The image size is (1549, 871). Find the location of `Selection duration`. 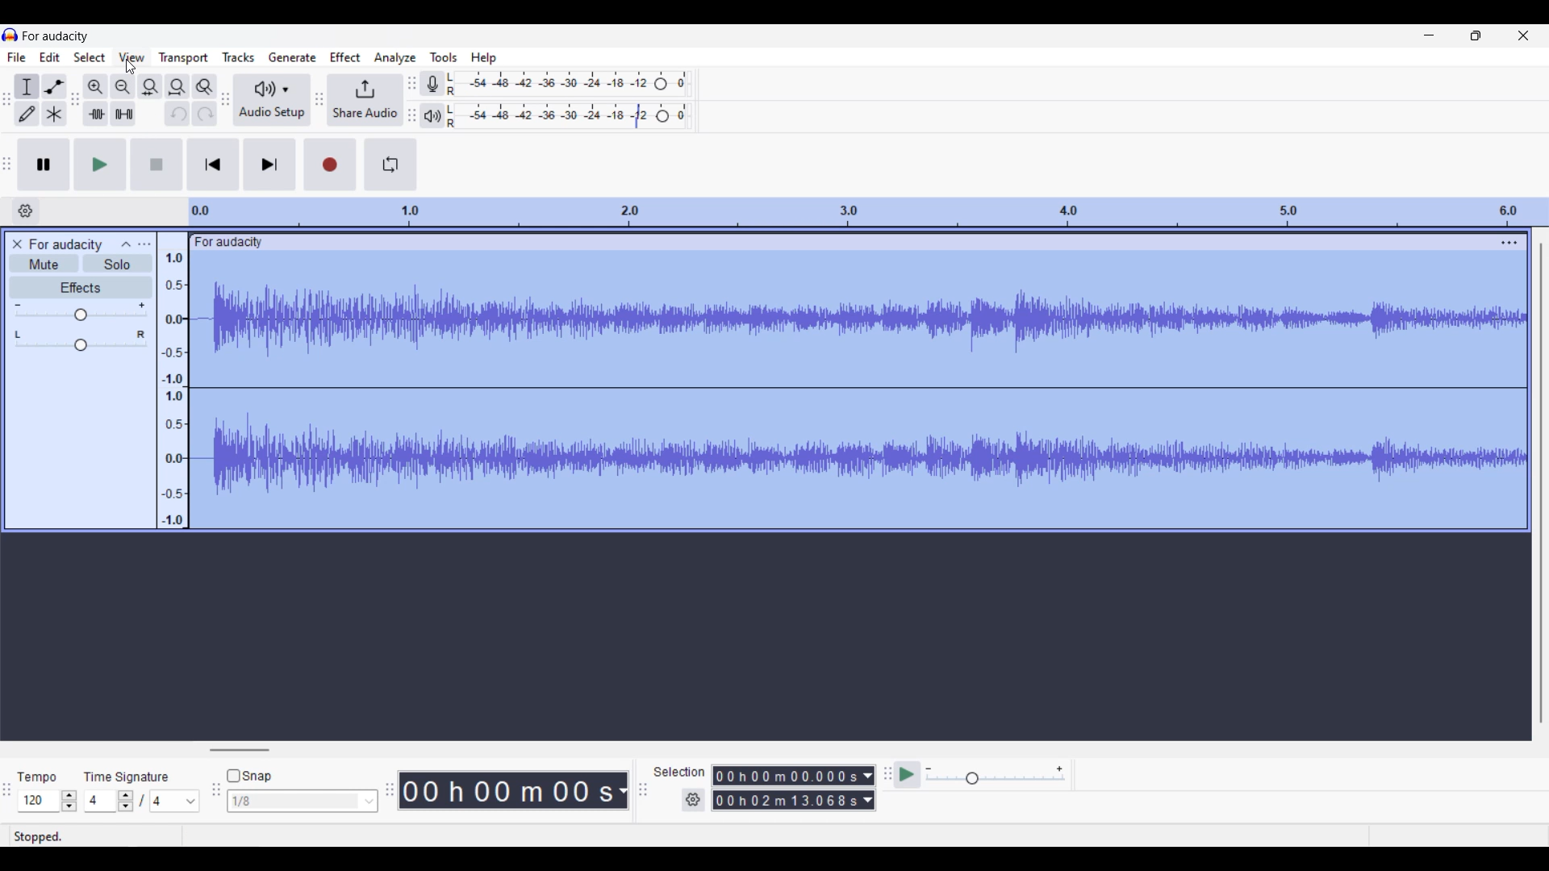

Selection duration is located at coordinates (787, 787).